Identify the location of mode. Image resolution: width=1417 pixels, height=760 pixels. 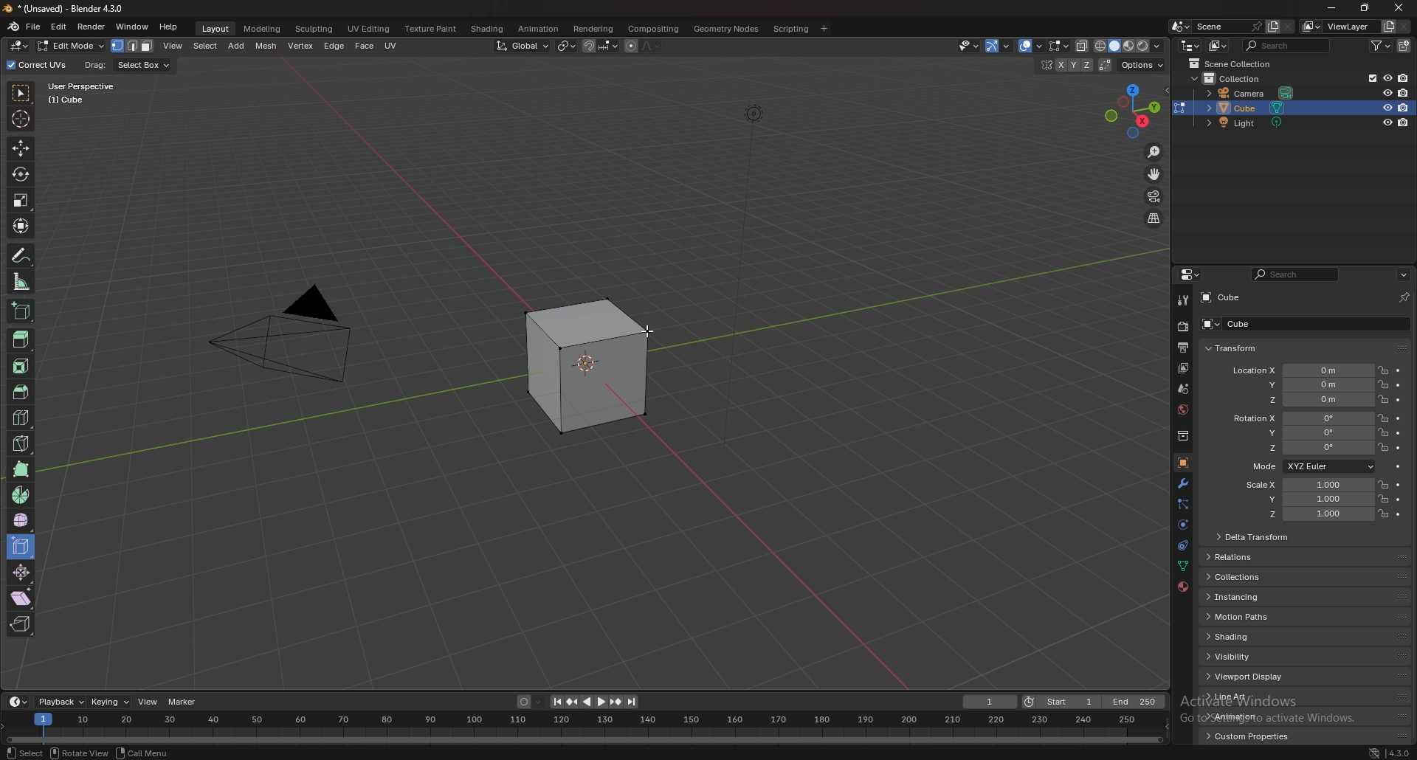
(1311, 467).